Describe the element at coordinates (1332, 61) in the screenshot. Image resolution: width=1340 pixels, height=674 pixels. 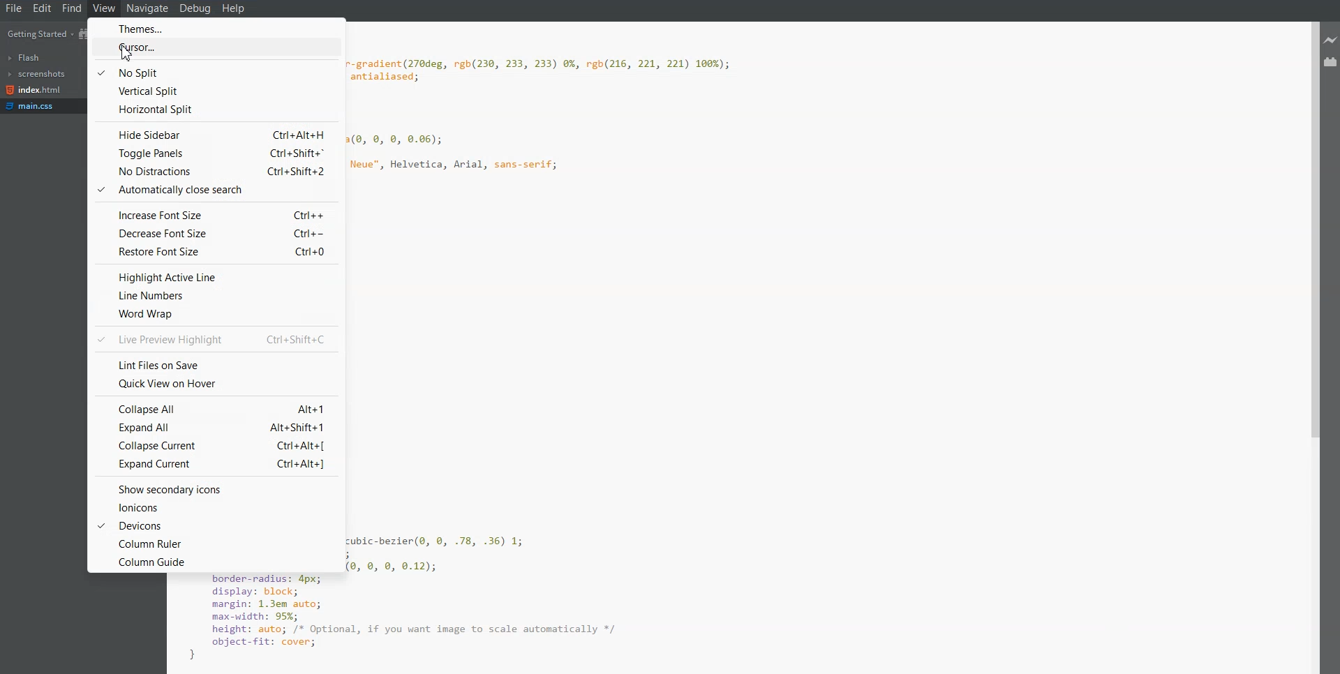
I see `Extension Manager` at that location.